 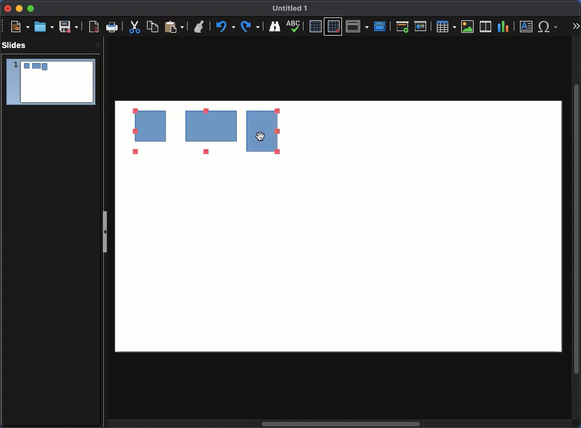 What do you see at coordinates (342, 425) in the screenshot?
I see `Scroll bar` at bounding box center [342, 425].